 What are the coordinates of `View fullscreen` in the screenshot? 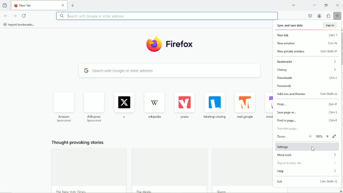 It's located at (335, 136).